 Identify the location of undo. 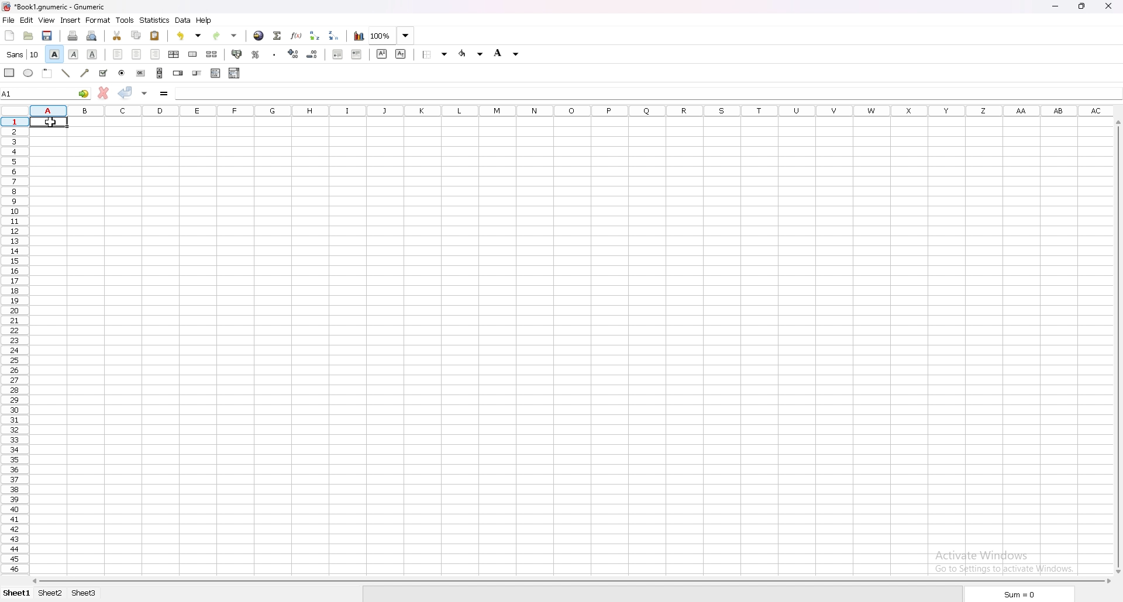
(189, 36).